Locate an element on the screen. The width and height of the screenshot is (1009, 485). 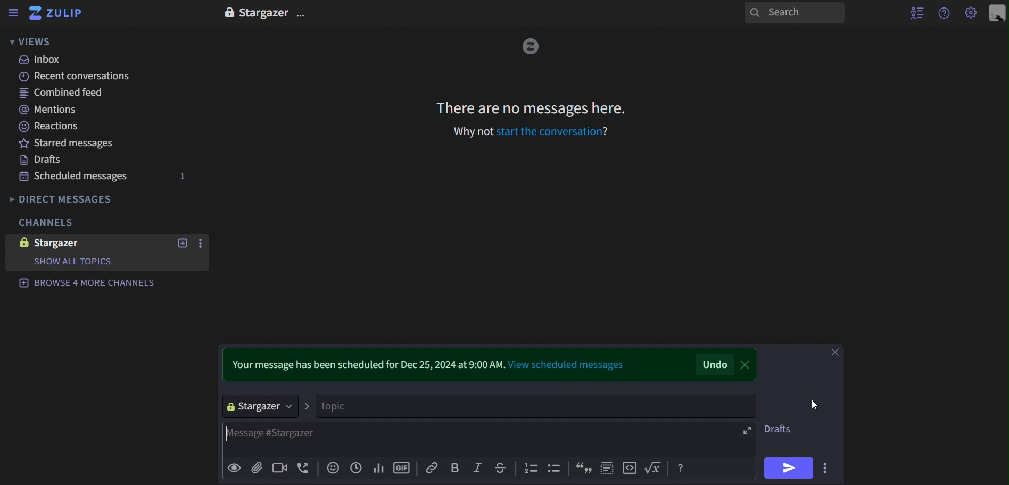
stargazer is located at coordinates (73, 245).